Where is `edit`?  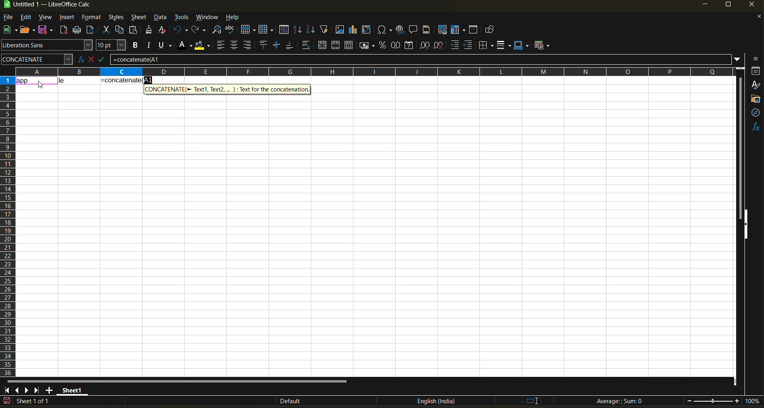 edit is located at coordinates (26, 16).